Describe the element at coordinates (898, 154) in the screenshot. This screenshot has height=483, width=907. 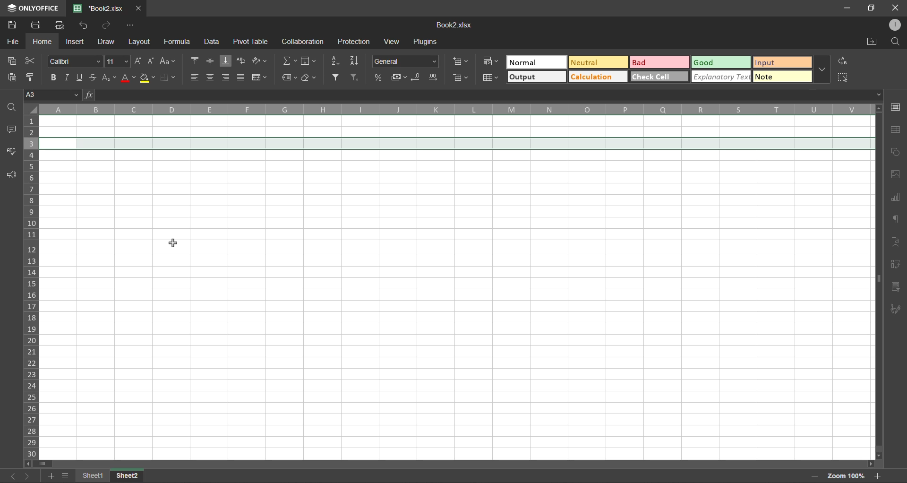
I see `shapes` at that location.